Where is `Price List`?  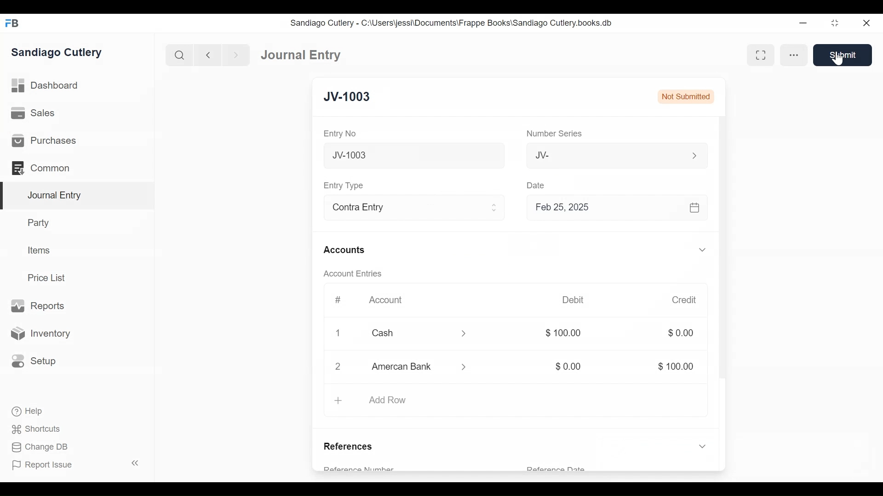 Price List is located at coordinates (48, 277).